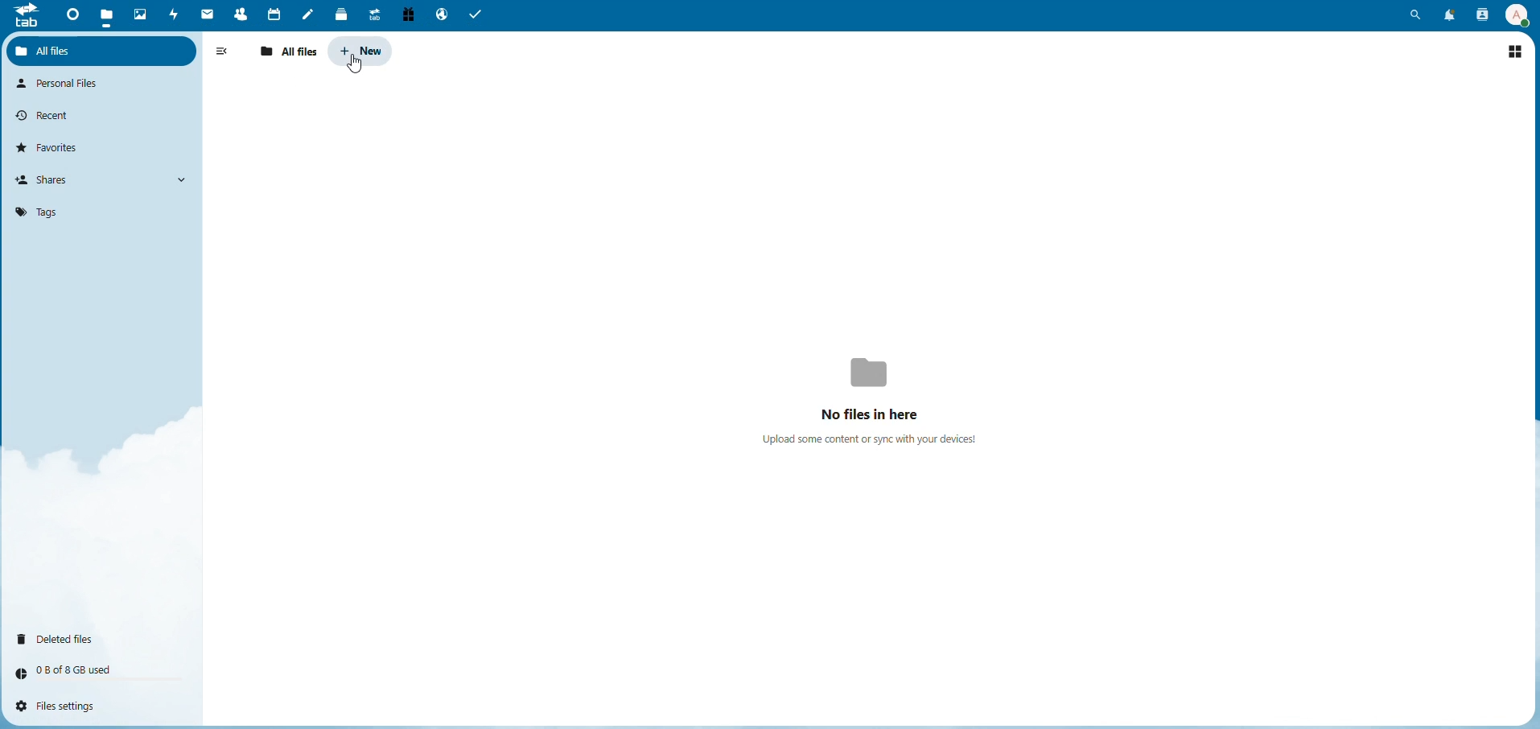  Describe the element at coordinates (273, 13) in the screenshot. I see `Calendar` at that location.